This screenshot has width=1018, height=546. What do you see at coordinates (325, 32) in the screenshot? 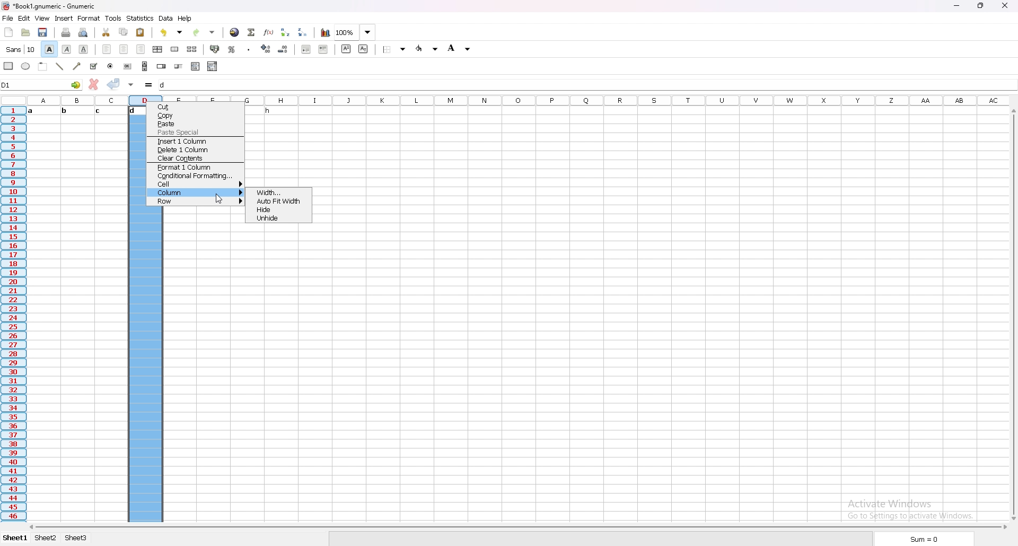
I see `chart` at bounding box center [325, 32].